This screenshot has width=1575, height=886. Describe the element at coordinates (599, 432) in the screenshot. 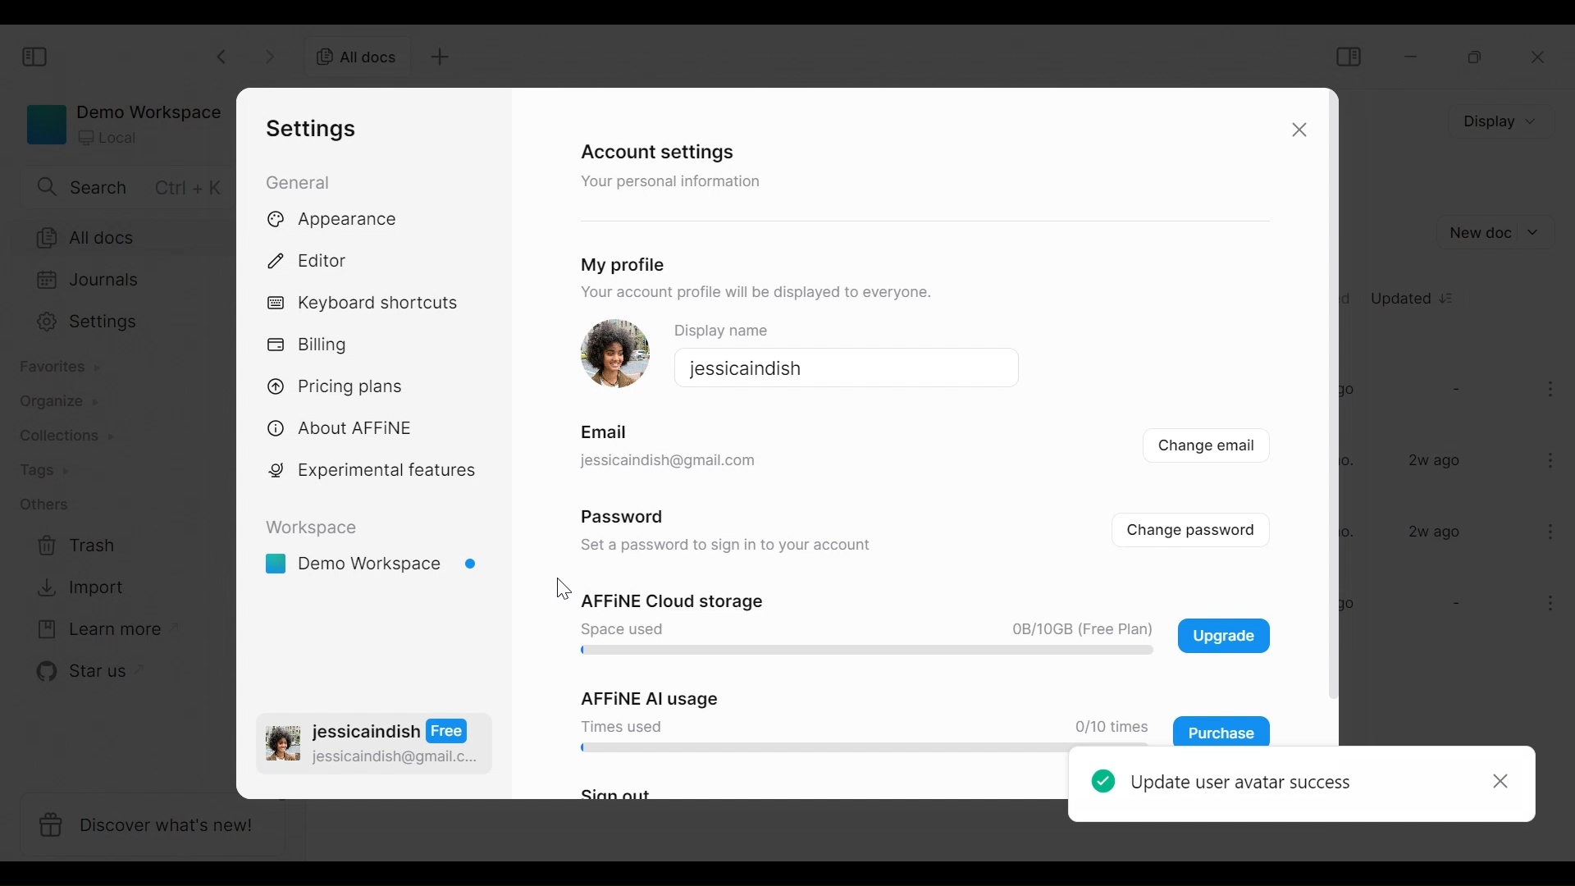

I see `` at that location.